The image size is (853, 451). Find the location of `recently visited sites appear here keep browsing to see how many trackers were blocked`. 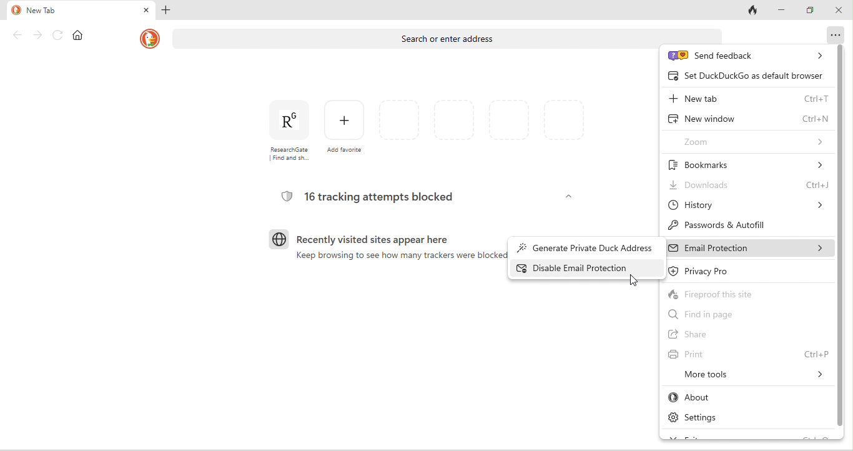

recently visited sites appear here keep browsing to see how many trackers were blocked is located at coordinates (381, 251).